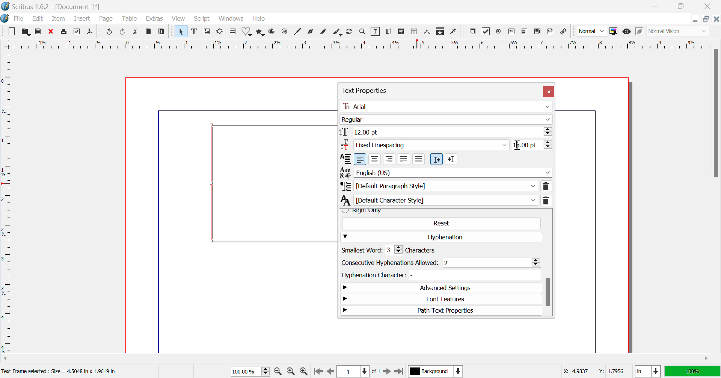 The image size is (721, 378). Describe the element at coordinates (51, 32) in the screenshot. I see `Discard` at that location.